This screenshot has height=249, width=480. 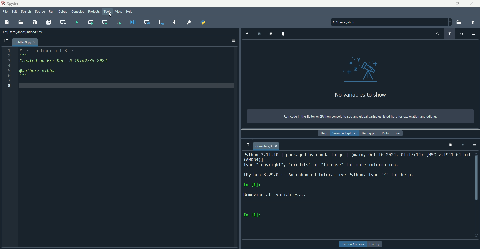 What do you see at coordinates (474, 33) in the screenshot?
I see `options` at bounding box center [474, 33].